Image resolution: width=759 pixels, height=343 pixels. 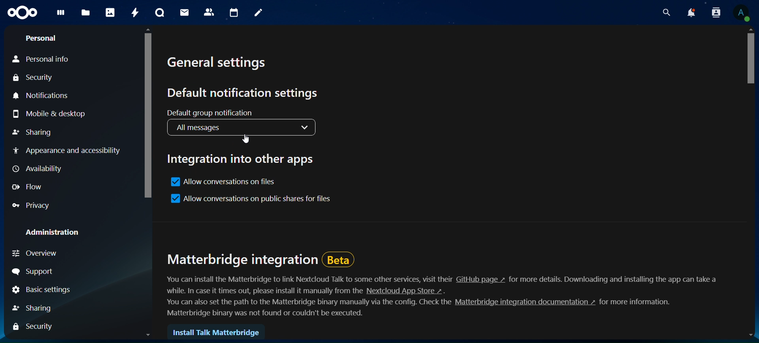 What do you see at coordinates (662, 12) in the screenshot?
I see `search` at bounding box center [662, 12].